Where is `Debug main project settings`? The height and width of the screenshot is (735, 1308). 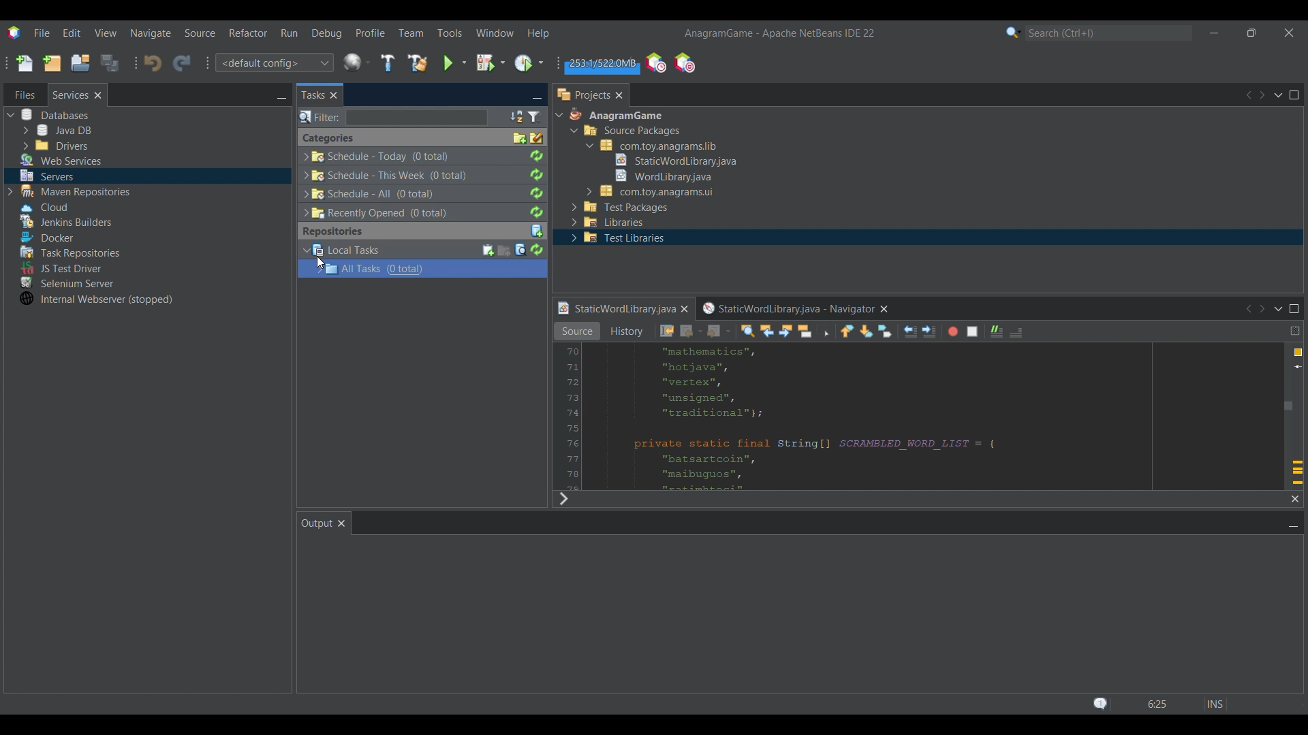 Debug main project settings is located at coordinates (490, 63).